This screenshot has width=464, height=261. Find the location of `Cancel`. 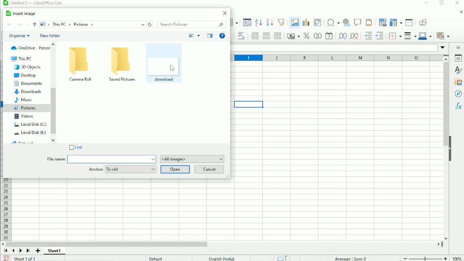

Cancel is located at coordinates (210, 170).